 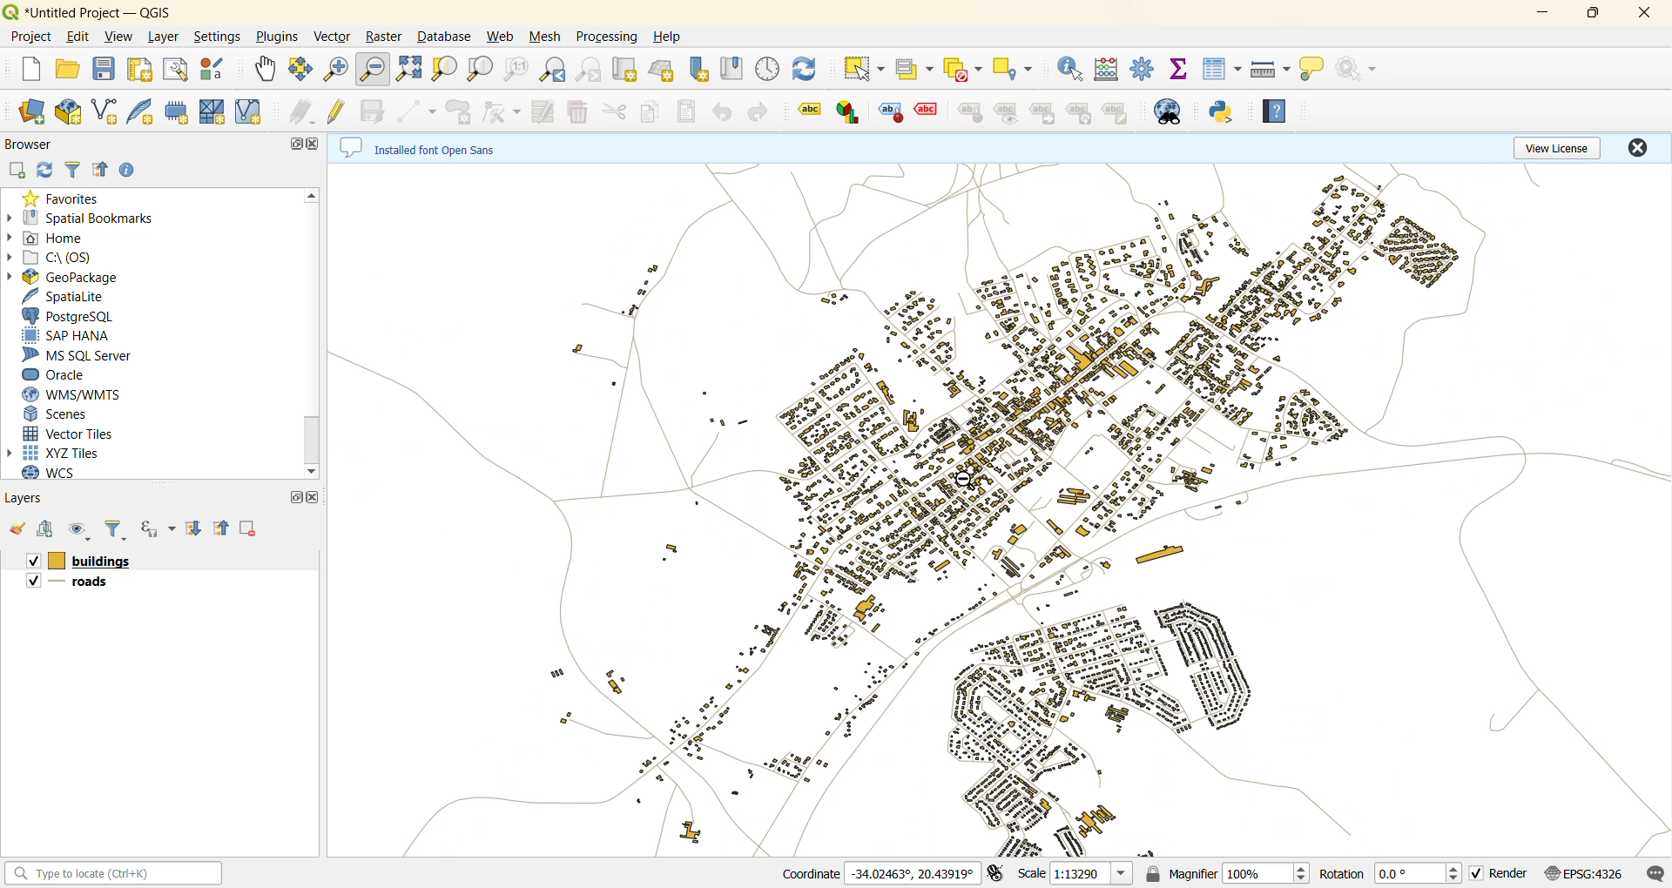 What do you see at coordinates (1142, 67) in the screenshot?
I see `toolbox` at bounding box center [1142, 67].